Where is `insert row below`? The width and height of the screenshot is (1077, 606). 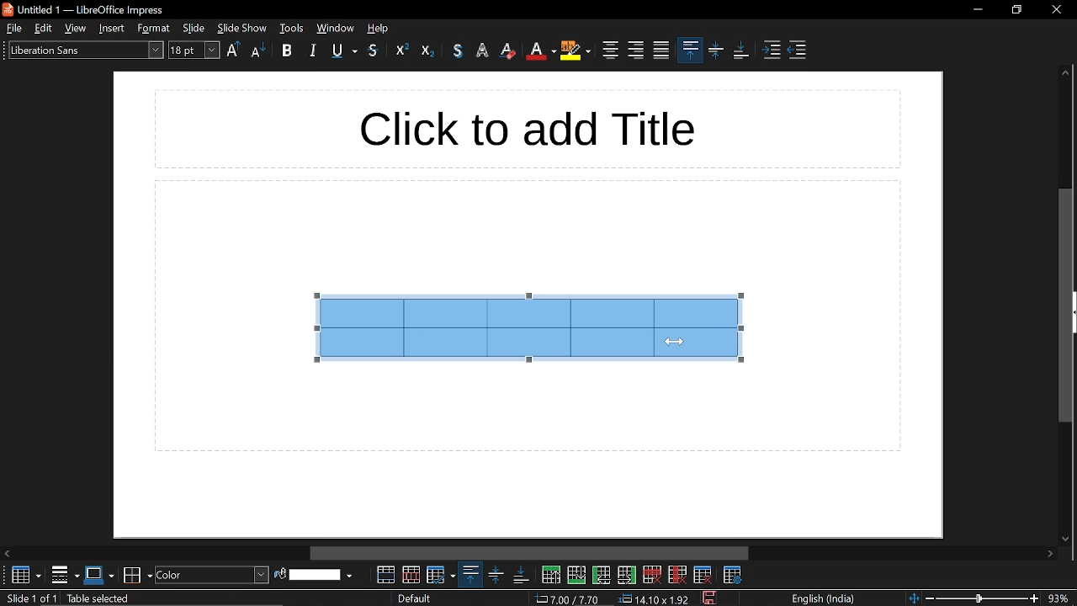
insert row below is located at coordinates (577, 574).